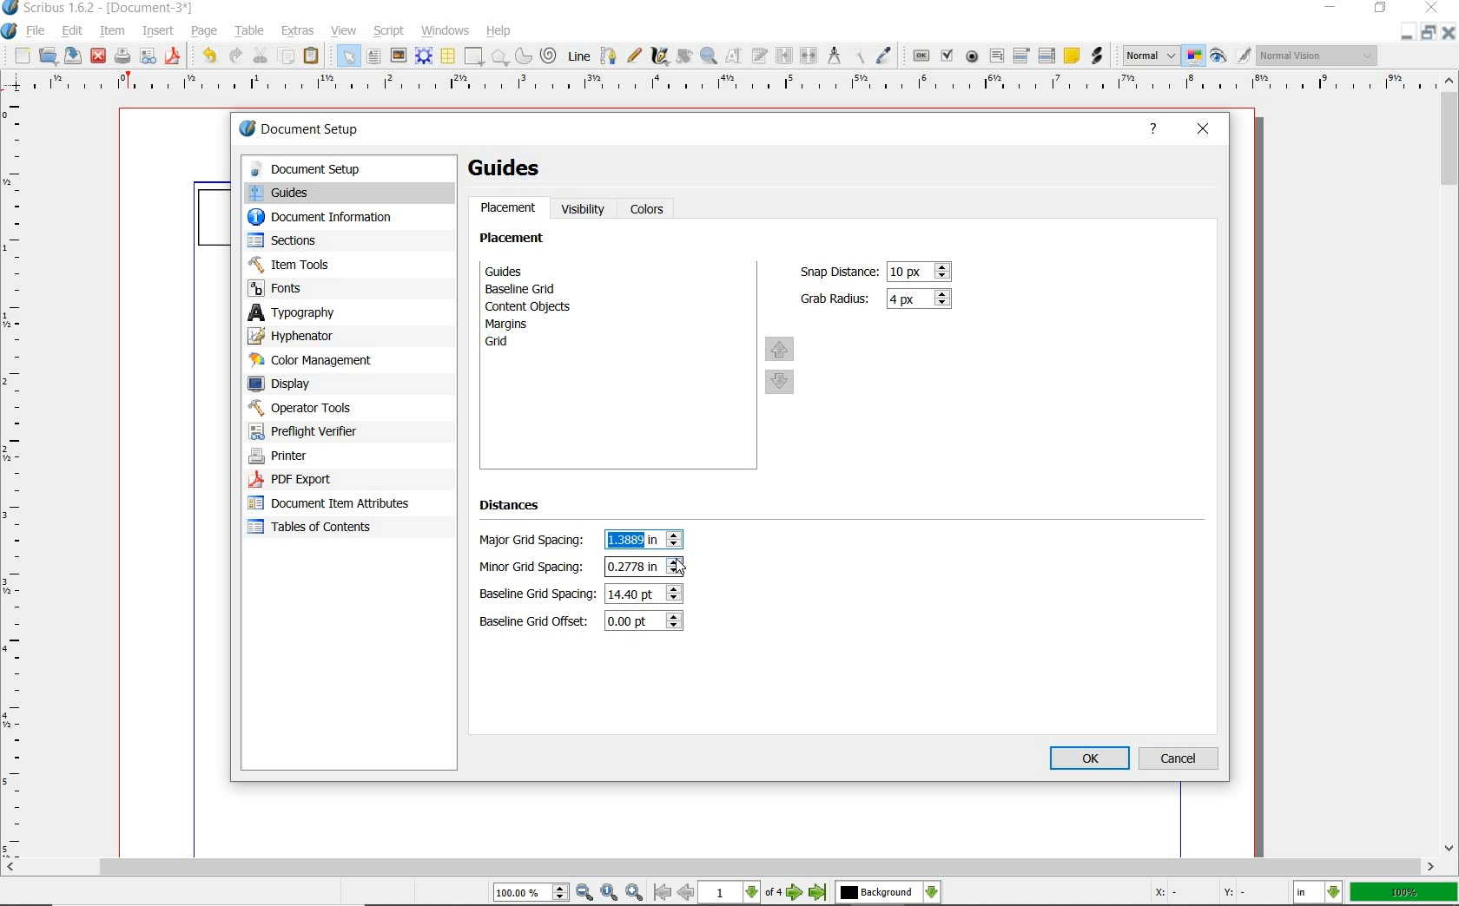 This screenshot has width=1459, height=906. What do you see at coordinates (663, 893) in the screenshot?
I see `go to first page` at bounding box center [663, 893].